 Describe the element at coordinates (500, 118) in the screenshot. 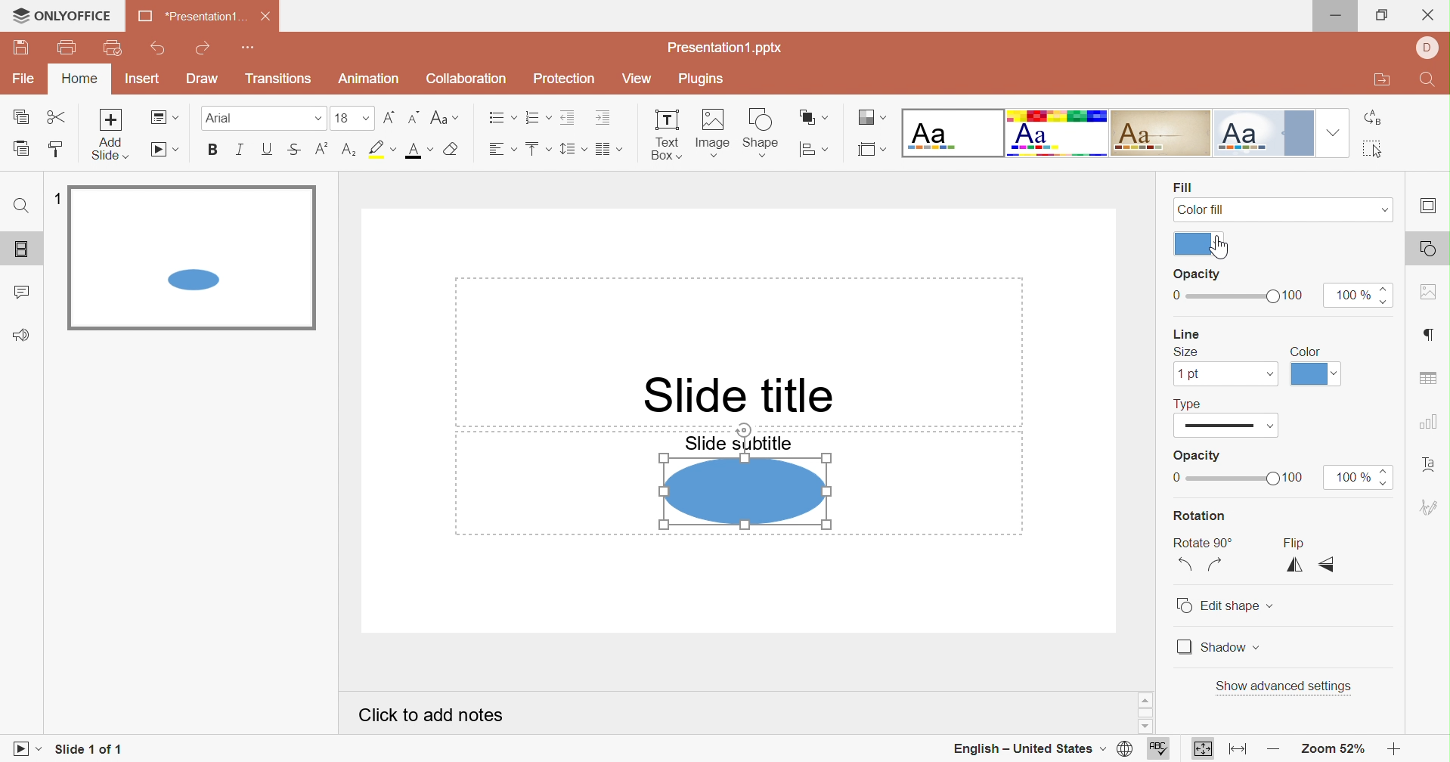

I see `Bullets` at that location.